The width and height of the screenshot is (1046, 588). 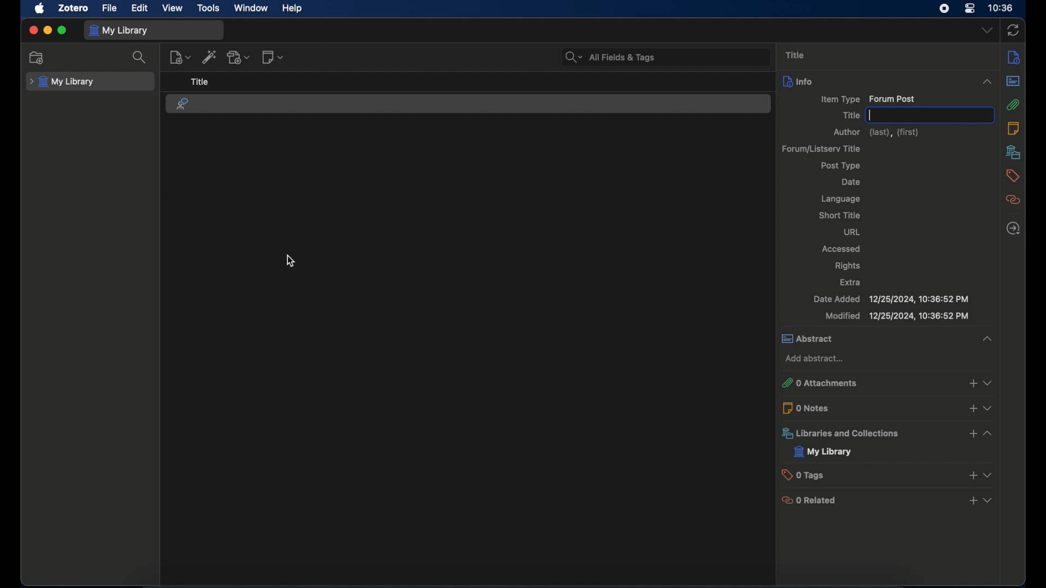 What do you see at coordinates (62, 30) in the screenshot?
I see `maximize` at bounding box center [62, 30].